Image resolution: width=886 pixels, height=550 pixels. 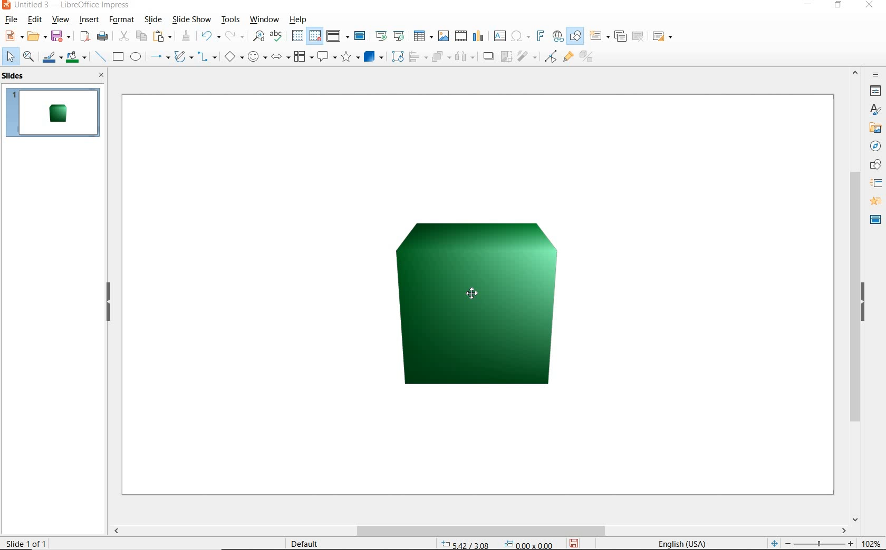 I want to click on symbol shapes, so click(x=258, y=56).